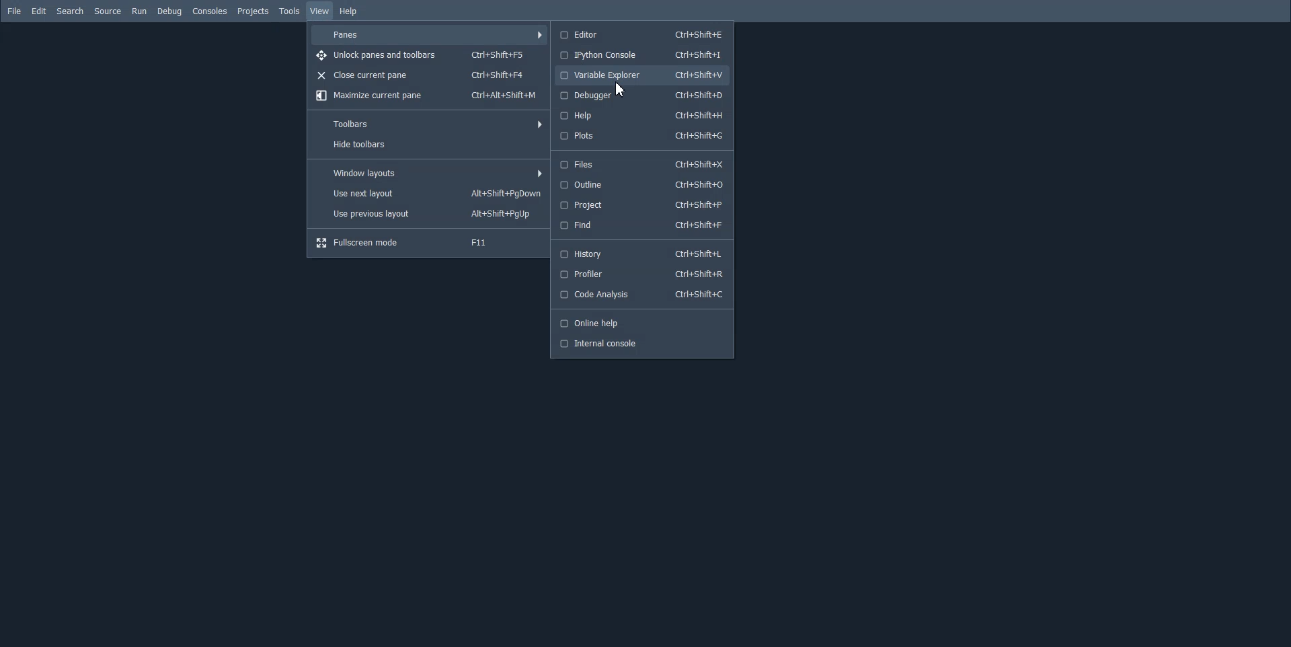 Image resolution: width=1291 pixels, height=647 pixels. What do you see at coordinates (640, 34) in the screenshot?
I see `Editor` at bounding box center [640, 34].